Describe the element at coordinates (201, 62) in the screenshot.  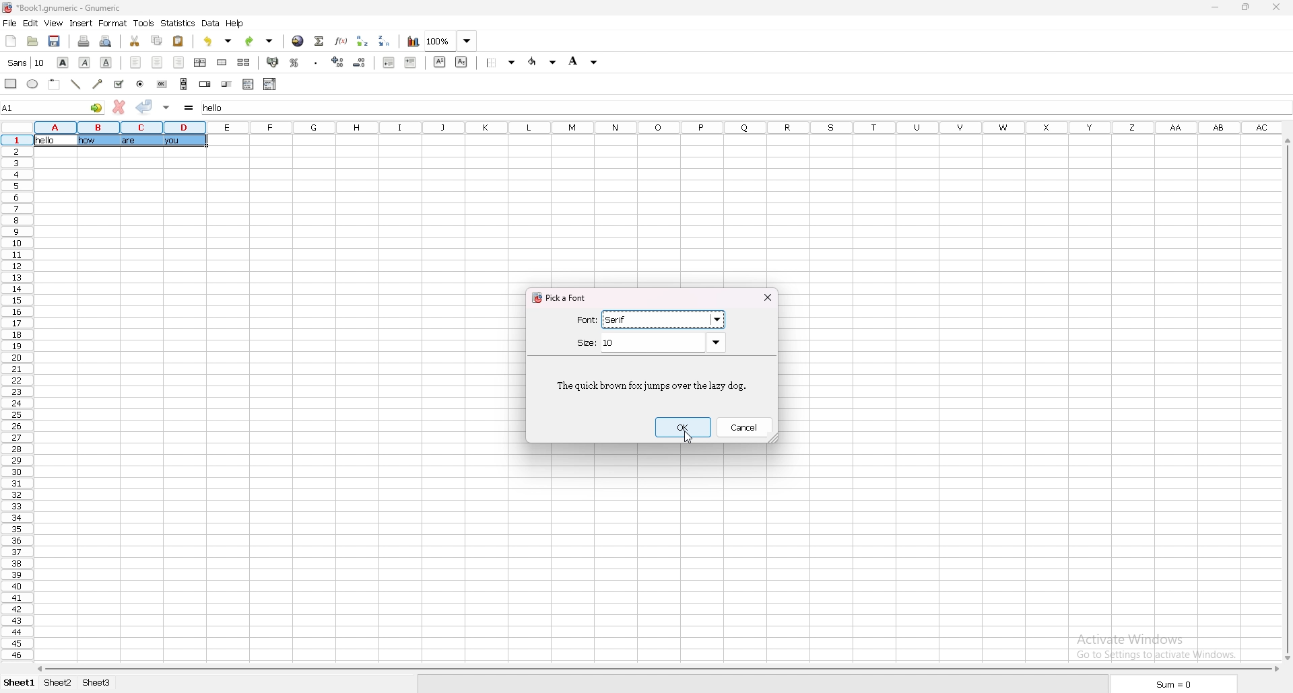
I see `centre horizontally` at that location.